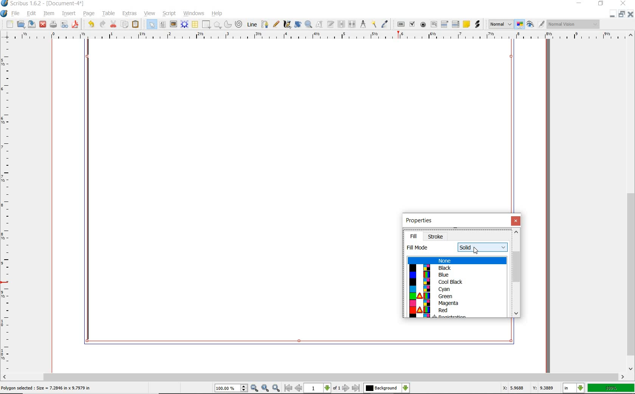  I want to click on zoom out, so click(255, 388).